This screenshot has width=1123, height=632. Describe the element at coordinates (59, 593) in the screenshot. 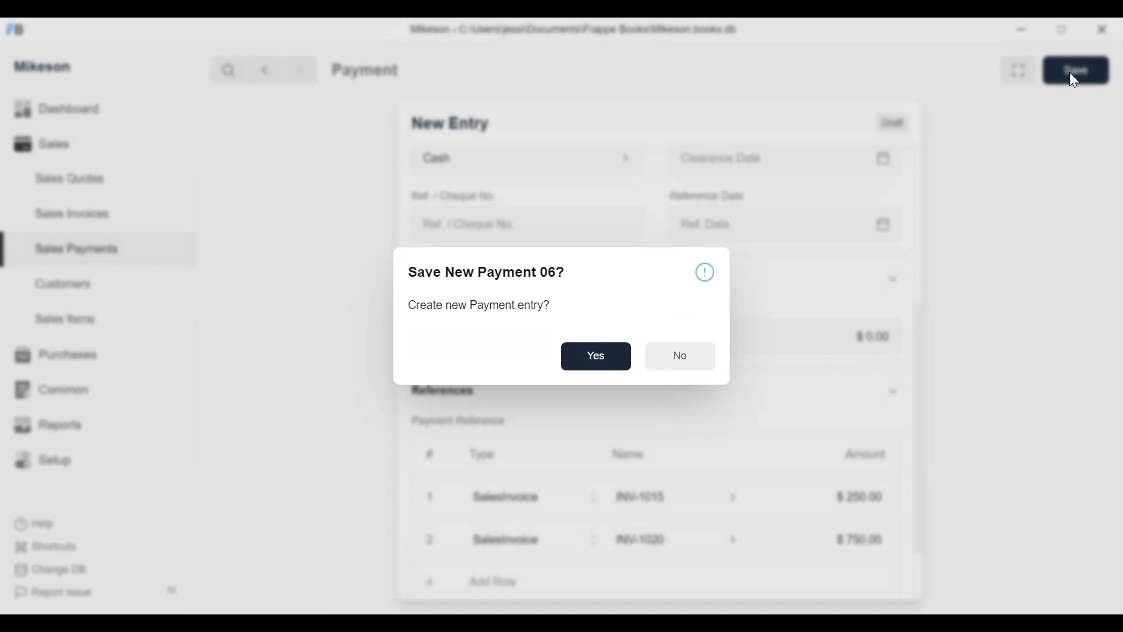

I see `Report Issue` at that location.